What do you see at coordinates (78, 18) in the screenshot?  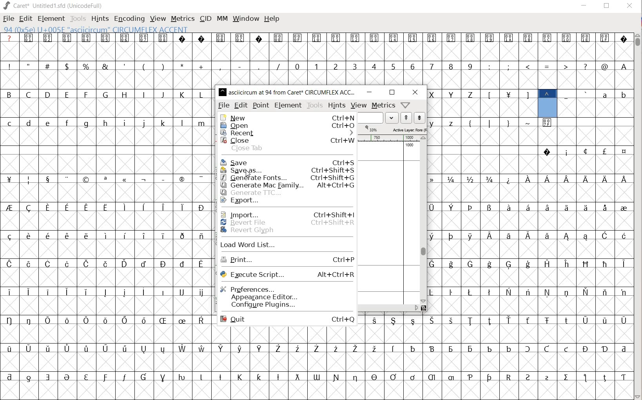 I see `TOOLS` at bounding box center [78, 18].